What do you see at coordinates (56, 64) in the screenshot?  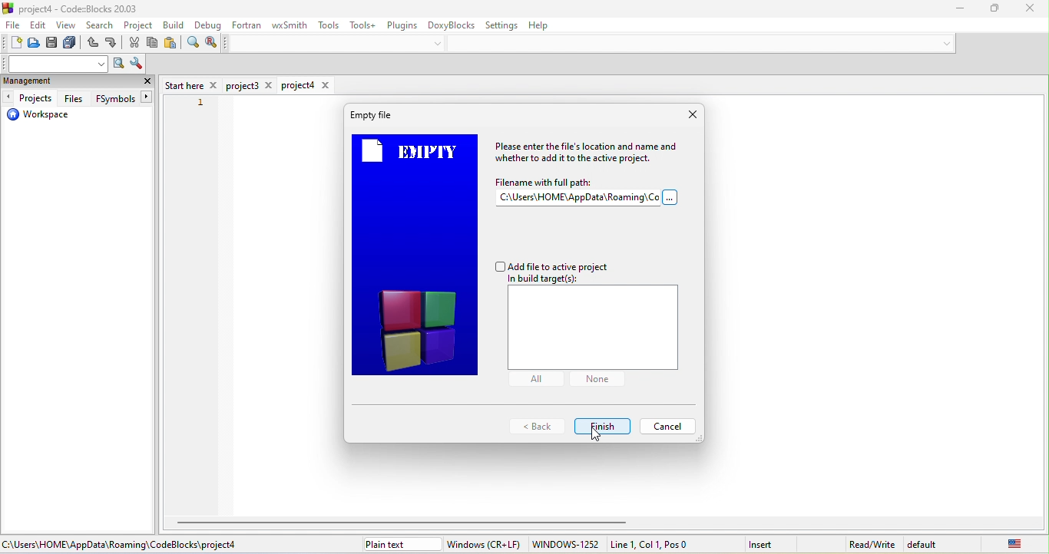 I see `text to search` at bounding box center [56, 64].